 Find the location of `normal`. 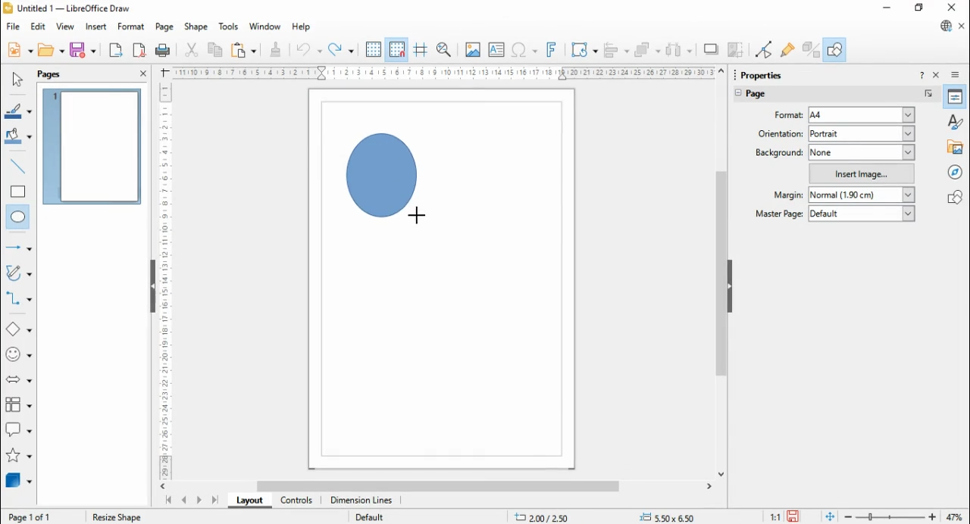

normal is located at coordinates (862, 195).